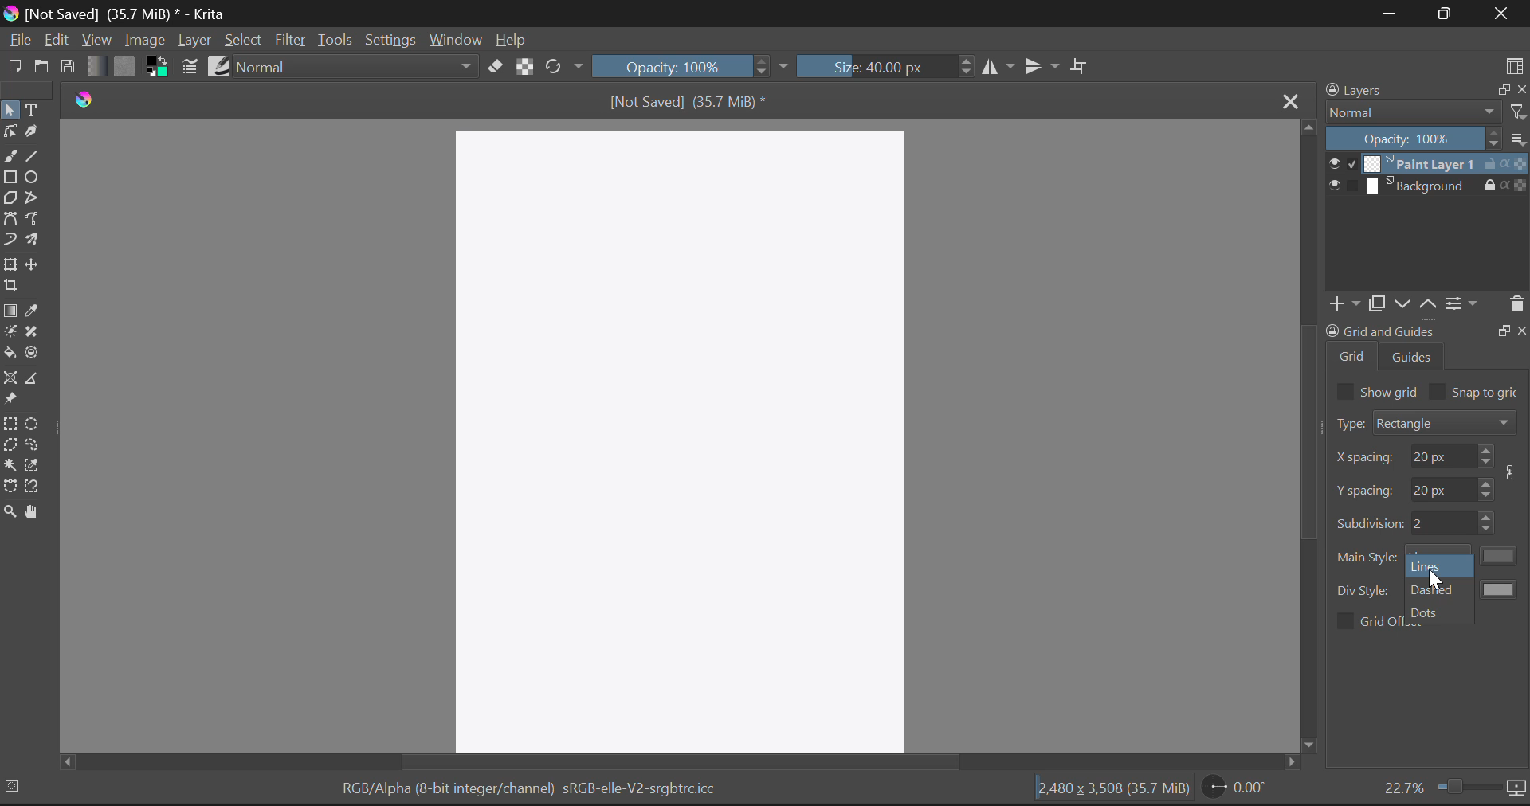  Describe the element at coordinates (290, 41) in the screenshot. I see `Filter` at that location.